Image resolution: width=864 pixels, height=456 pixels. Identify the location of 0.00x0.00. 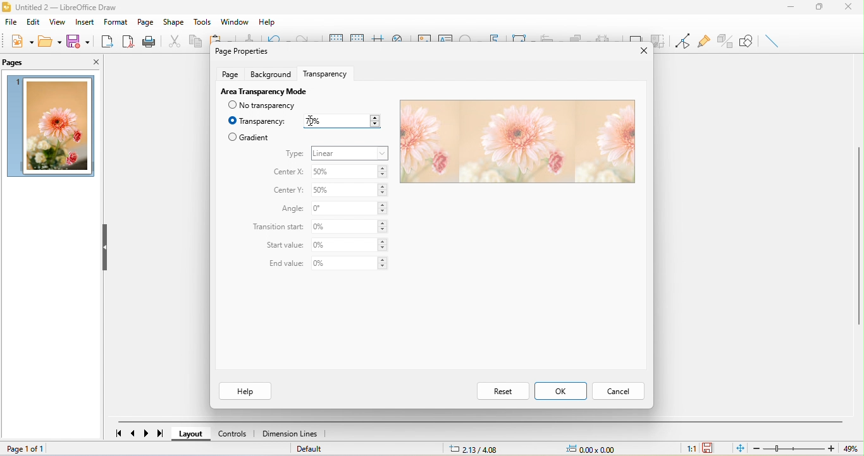
(596, 449).